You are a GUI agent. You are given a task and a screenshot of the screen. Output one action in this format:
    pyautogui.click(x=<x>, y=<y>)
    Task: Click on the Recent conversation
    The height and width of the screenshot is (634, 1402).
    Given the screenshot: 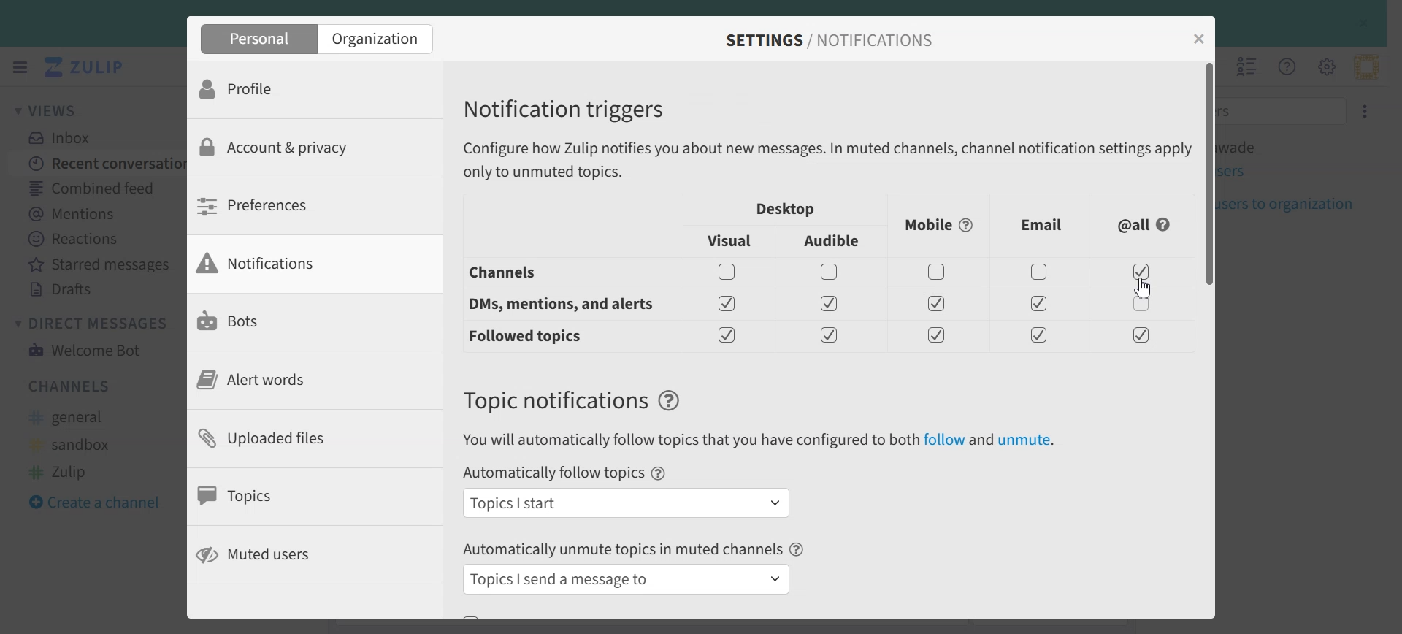 What is the action you would take?
    pyautogui.click(x=98, y=162)
    